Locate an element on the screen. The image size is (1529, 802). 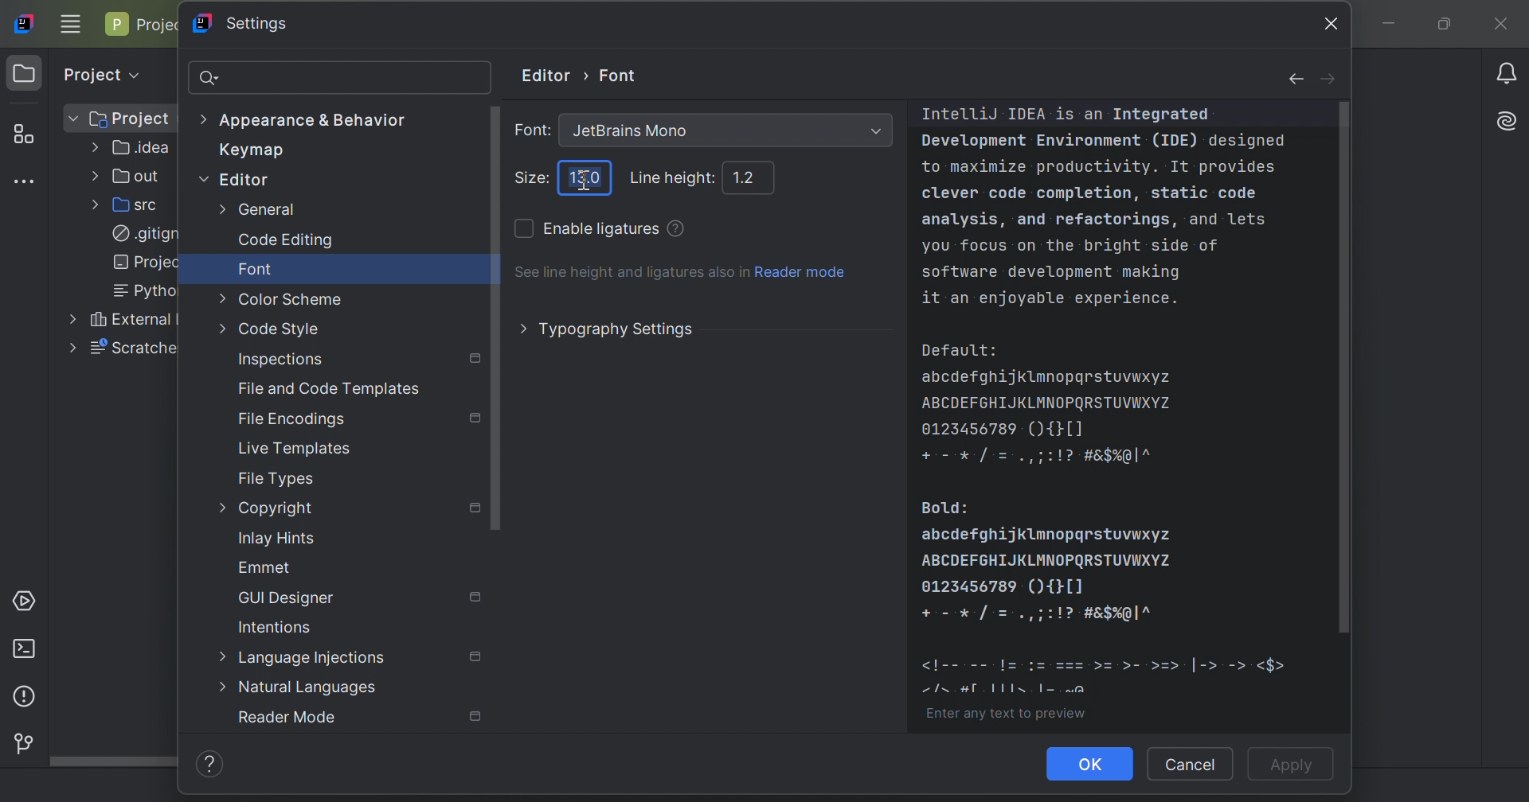
Live templates is located at coordinates (294, 450).